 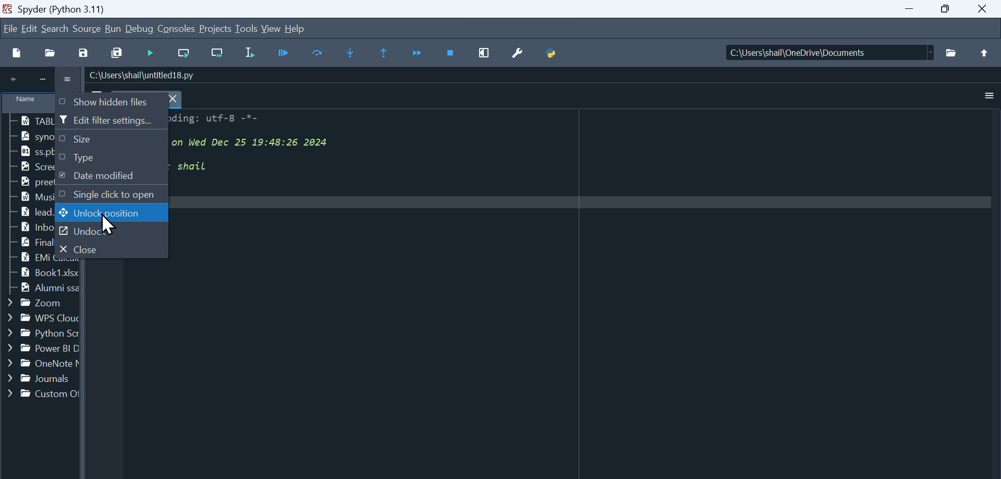 What do you see at coordinates (111, 121) in the screenshot?
I see `edit filter settings` at bounding box center [111, 121].